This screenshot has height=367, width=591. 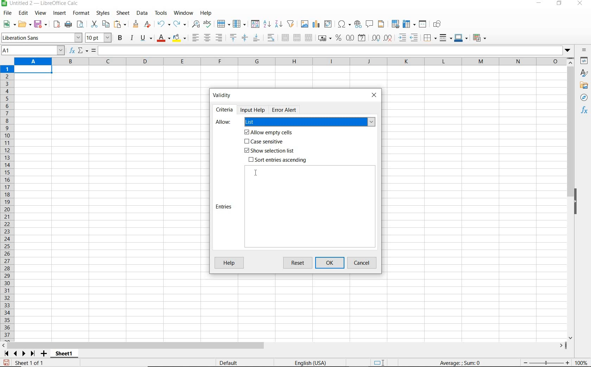 What do you see at coordinates (272, 37) in the screenshot?
I see `wrap text` at bounding box center [272, 37].